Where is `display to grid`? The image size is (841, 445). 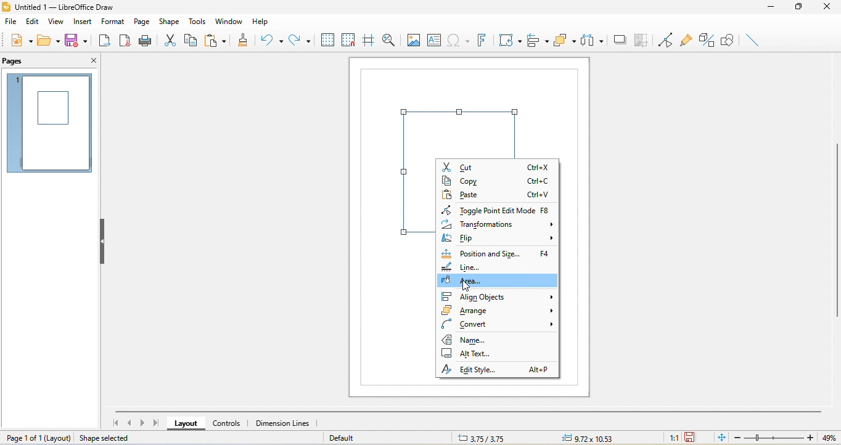 display to grid is located at coordinates (327, 40).